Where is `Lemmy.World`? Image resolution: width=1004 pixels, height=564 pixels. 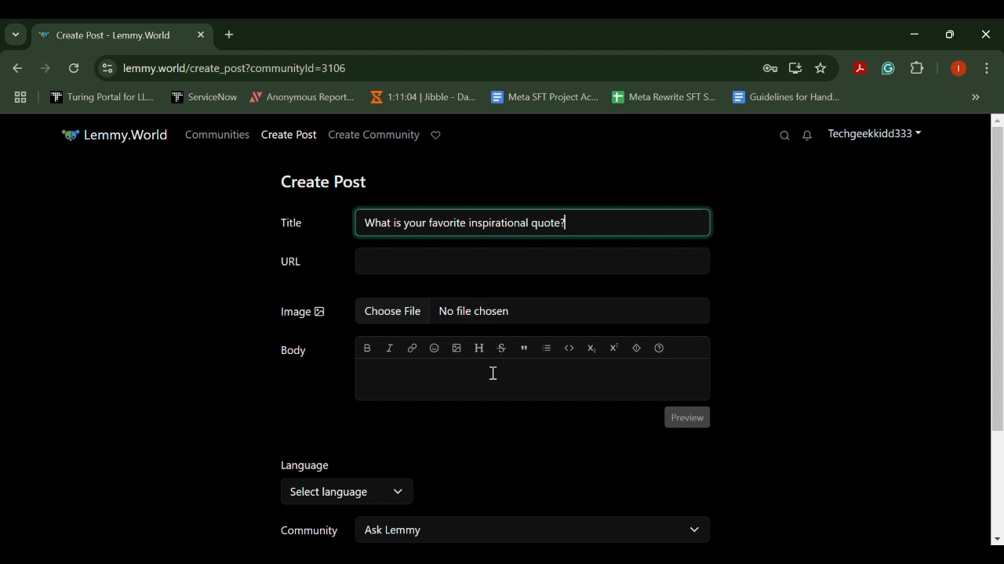
Lemmy.World is located at coordinates (115, 135).